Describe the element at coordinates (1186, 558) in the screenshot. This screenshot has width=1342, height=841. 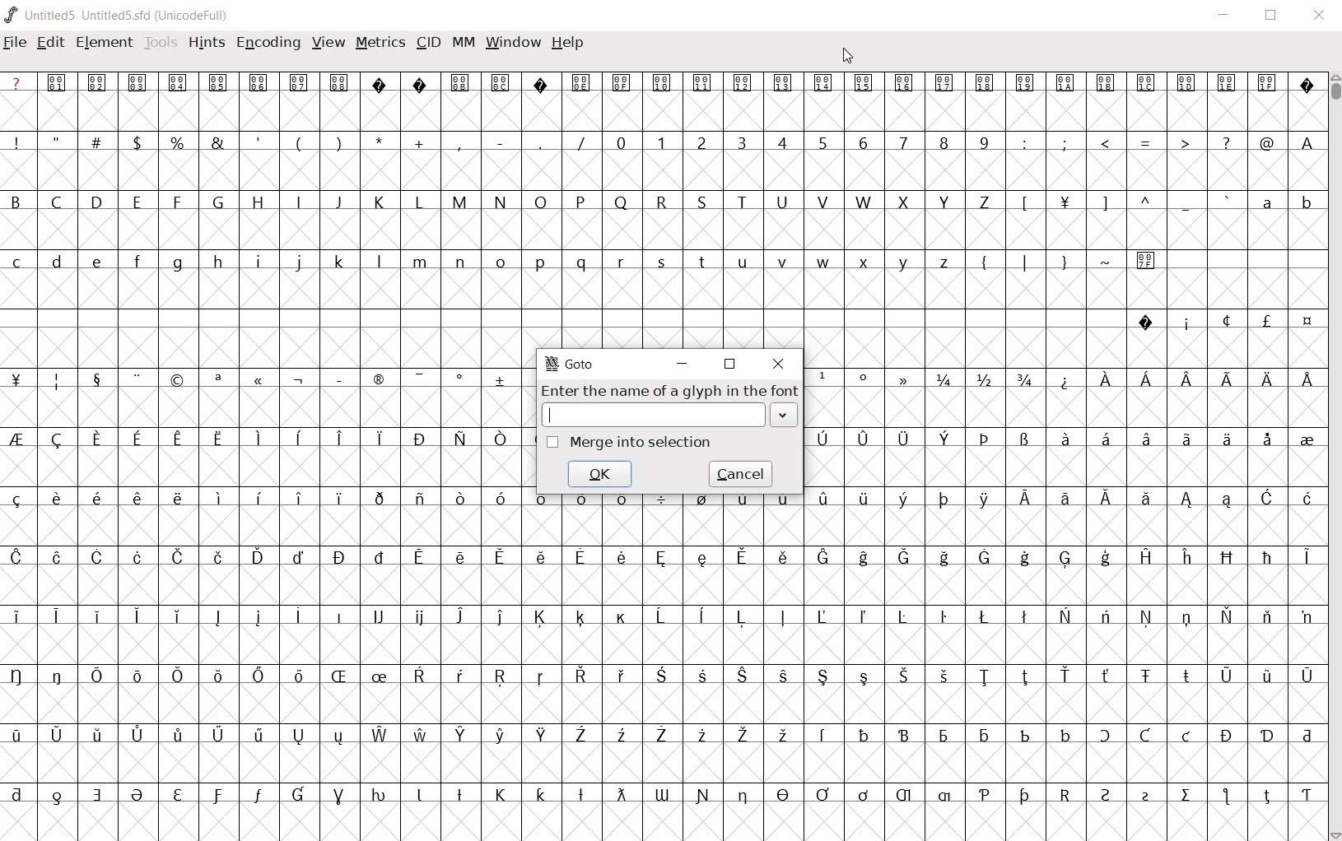
I see `Symbol` at that location.